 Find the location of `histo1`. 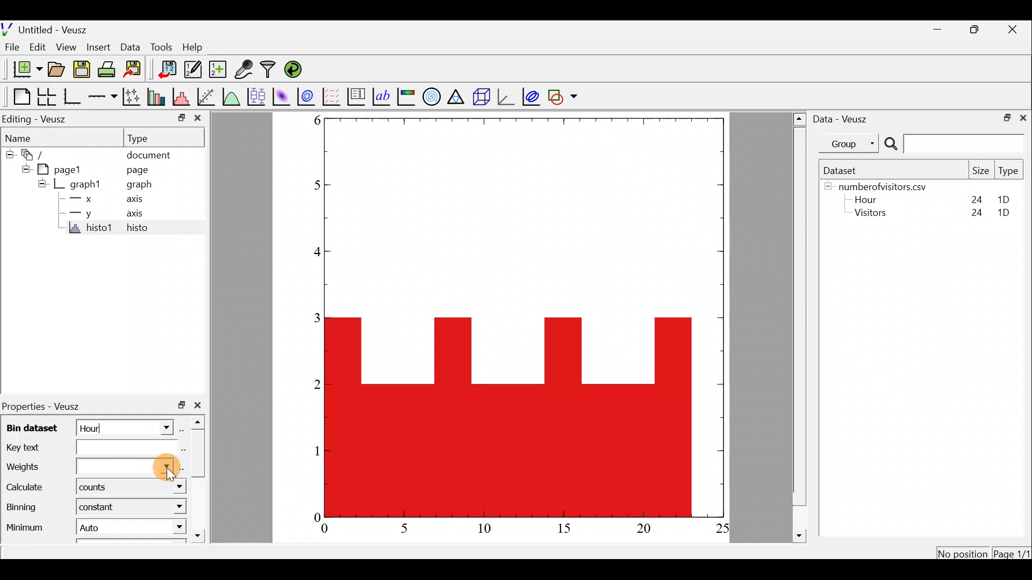

histo1 is located at coordinates (87, 229).